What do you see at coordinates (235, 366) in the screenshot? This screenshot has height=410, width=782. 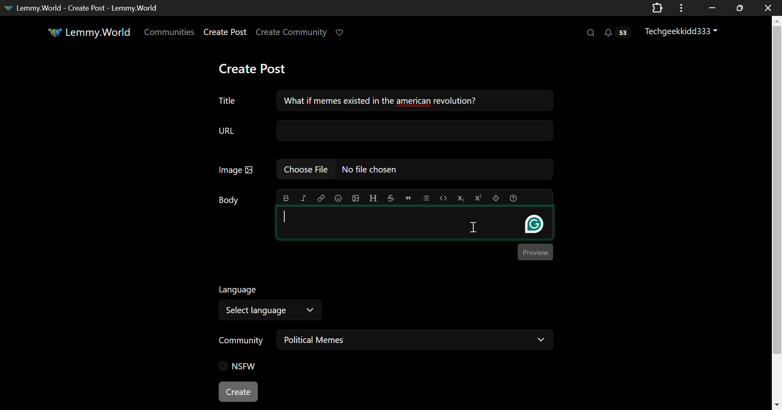 I see `NSFW Checkbox` at bounding box center [235, 366].